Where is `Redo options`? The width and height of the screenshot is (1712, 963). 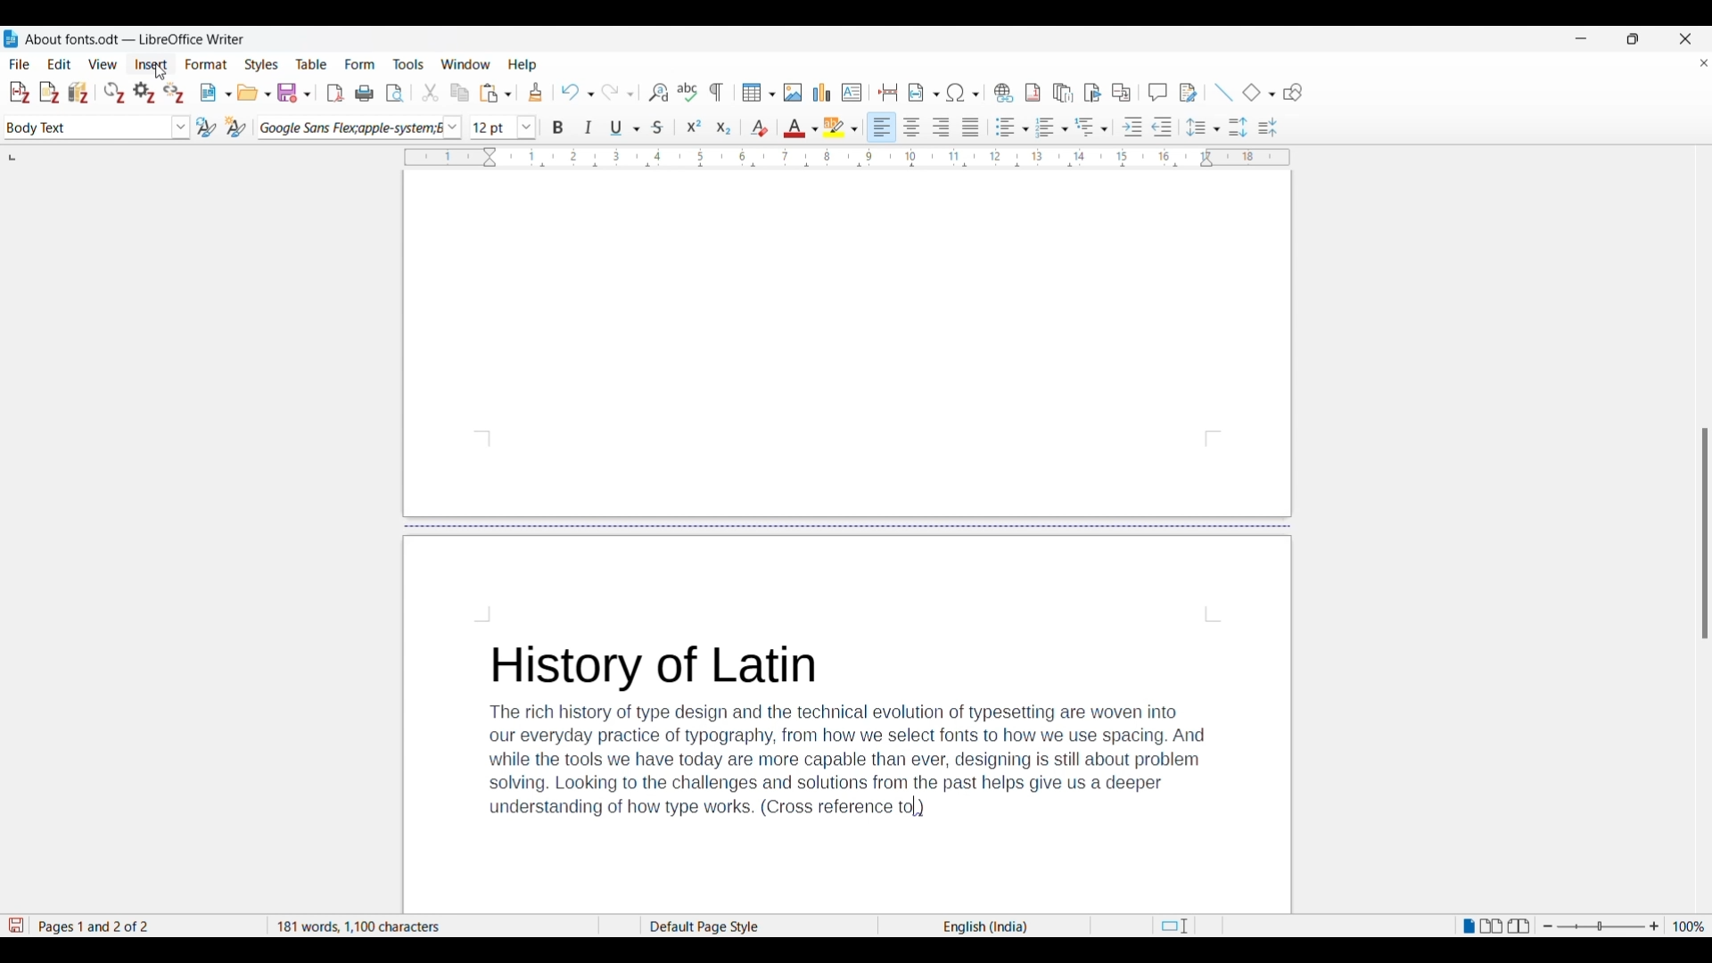
Redo options is located at coordinates (617, 93).